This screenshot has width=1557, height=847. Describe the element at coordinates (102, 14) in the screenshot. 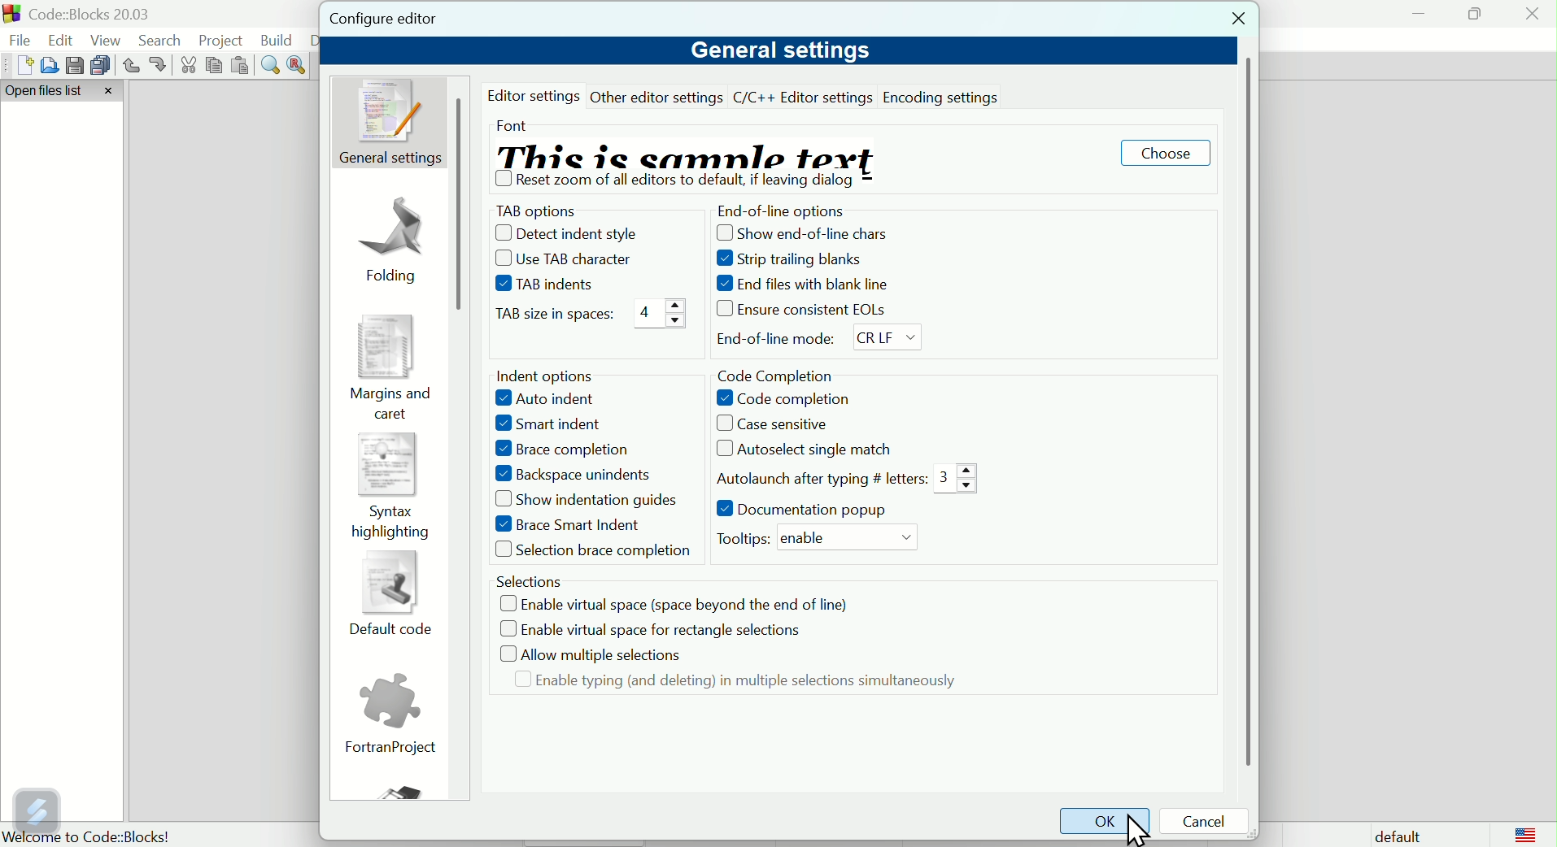

I see `Court blocks 2003` at that location.